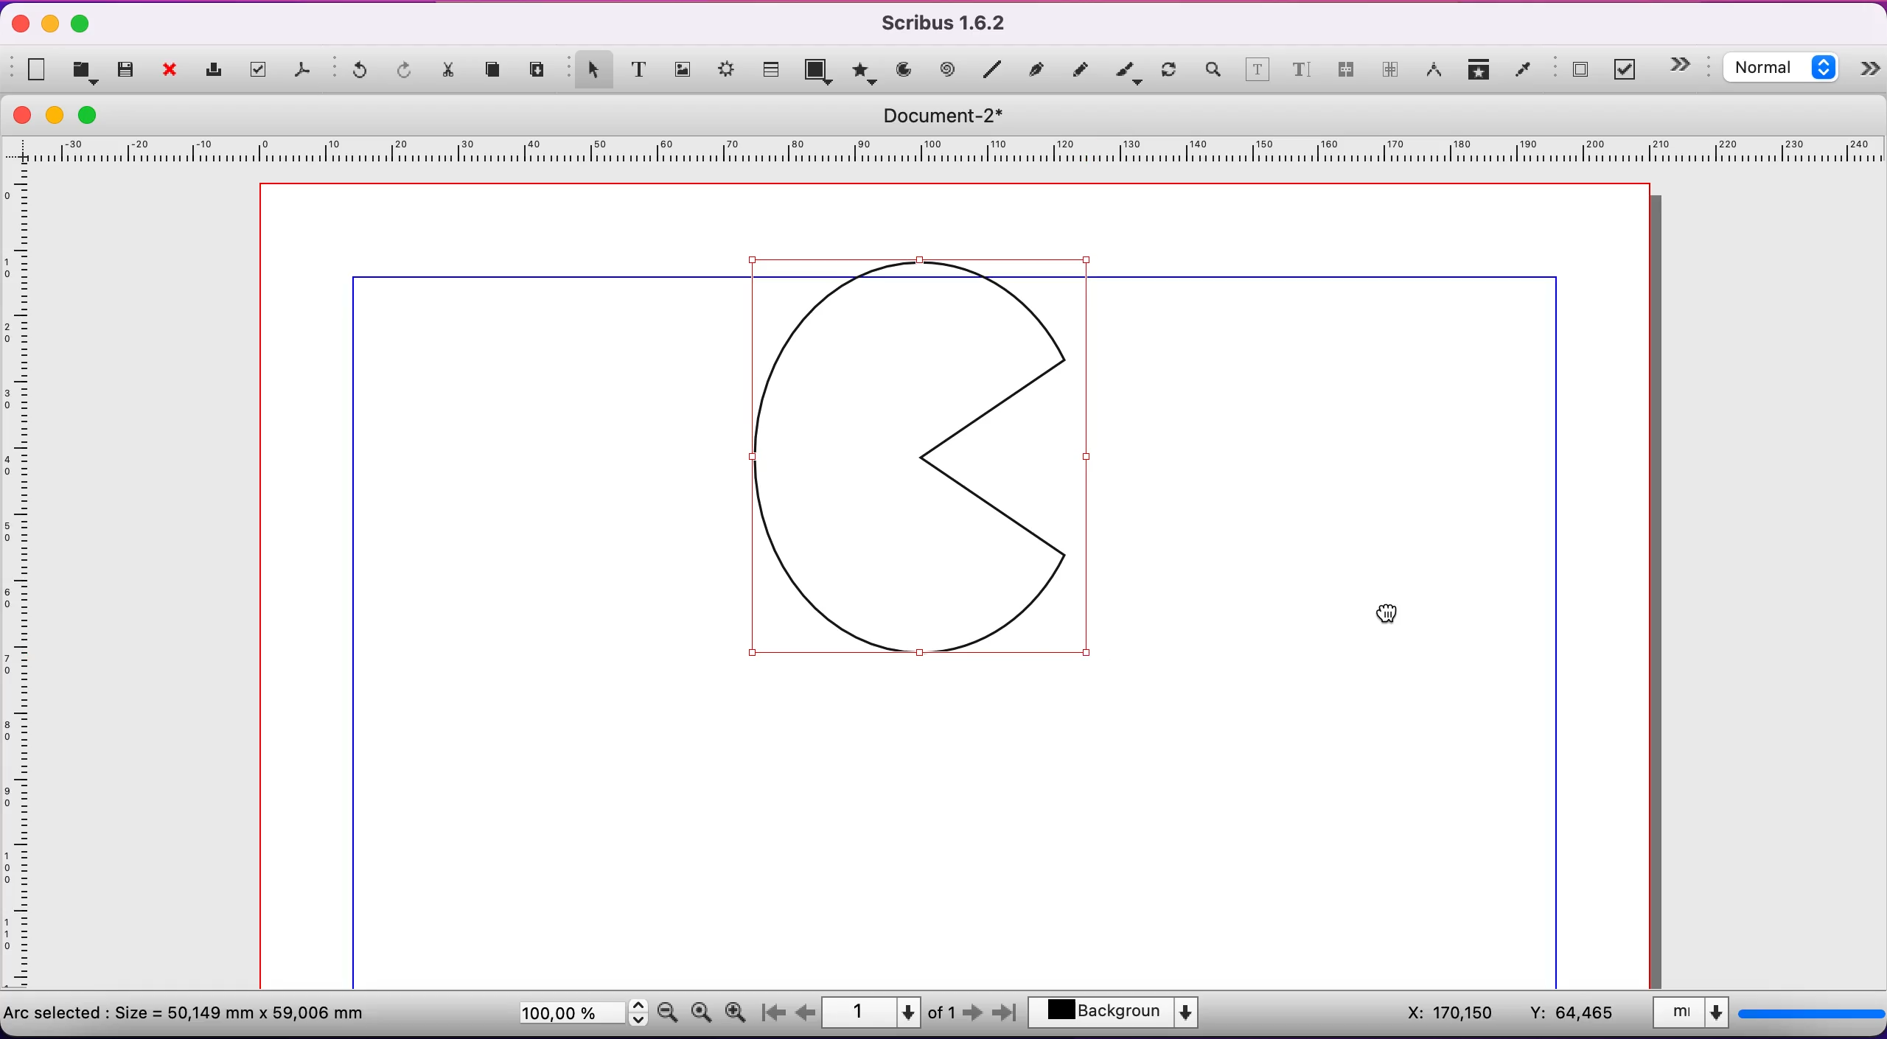  I want to click on close, so click(16, 26).